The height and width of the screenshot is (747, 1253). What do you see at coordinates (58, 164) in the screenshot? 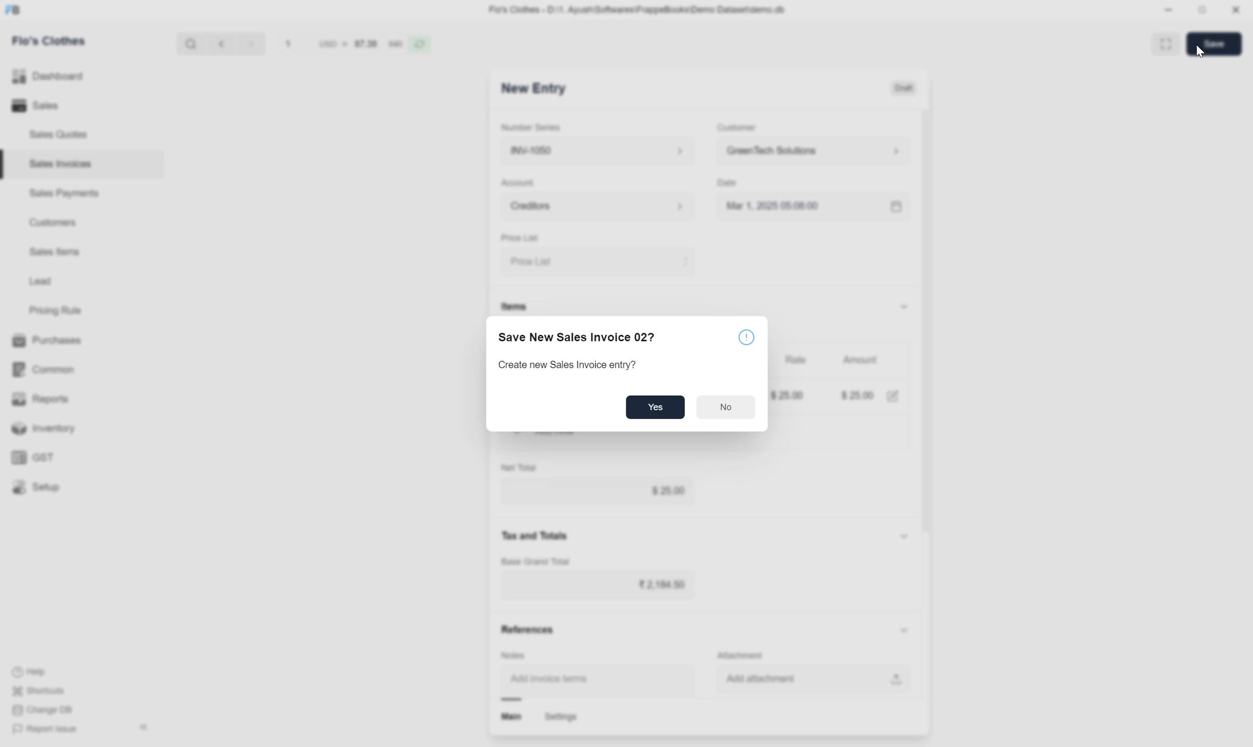
I see `Sales Invoices` at bounding box center [58, 164].